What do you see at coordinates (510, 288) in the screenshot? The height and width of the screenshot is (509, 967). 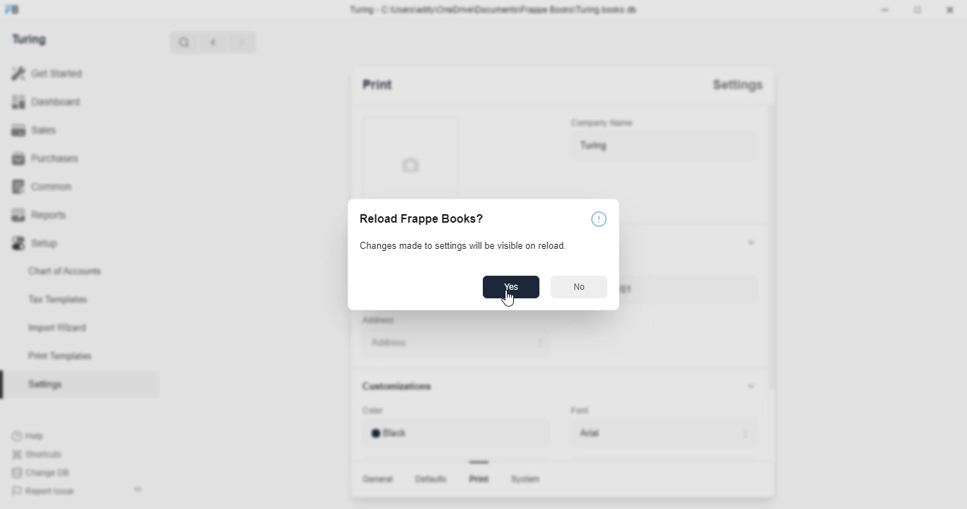 I see `Yes` at bounding box center [510, 288].